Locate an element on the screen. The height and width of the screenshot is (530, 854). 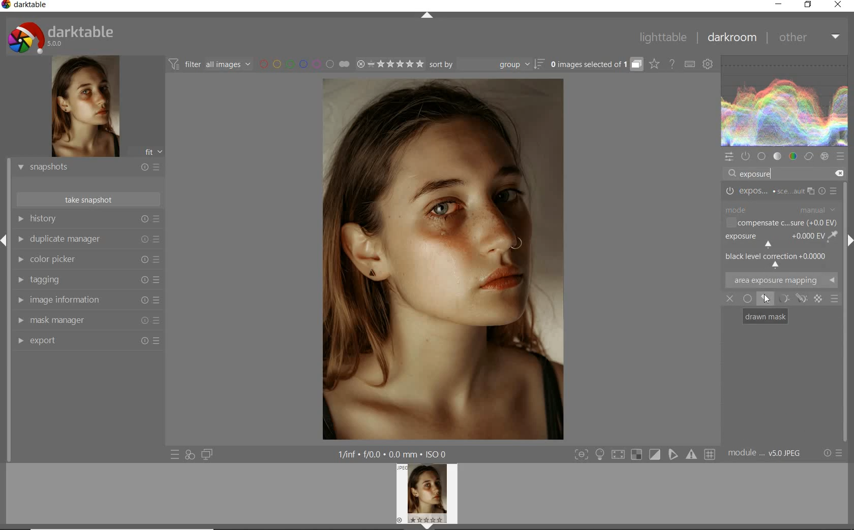
WAVEFORM is located at coordinates (784, 101).